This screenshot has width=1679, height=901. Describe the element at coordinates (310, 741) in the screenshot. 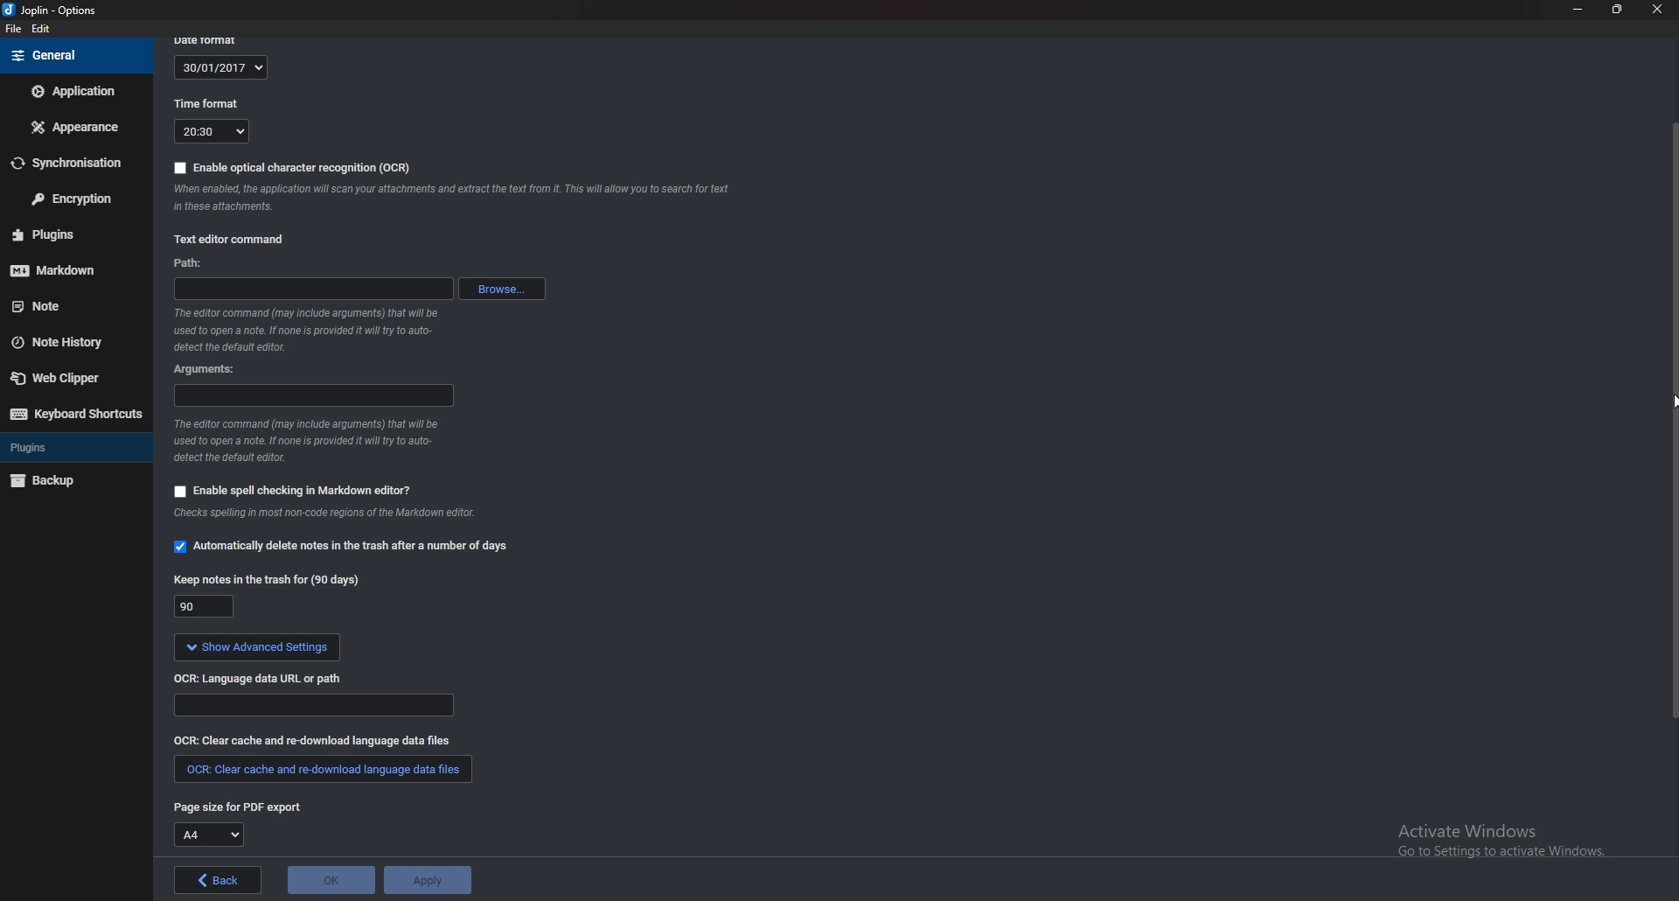

I see `clear cache and redownload language data` at that location.